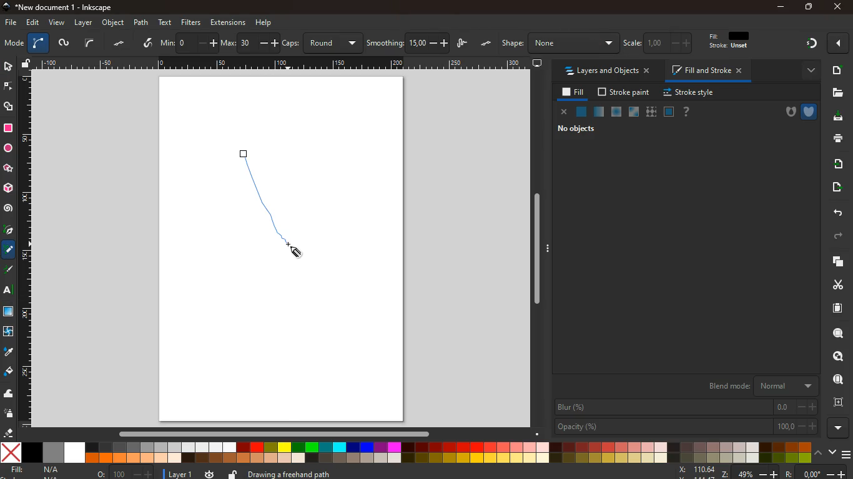  What do you see at coordinates (323, 43) in the screenshot?
I see `caps` at bounding box center [323, 43].